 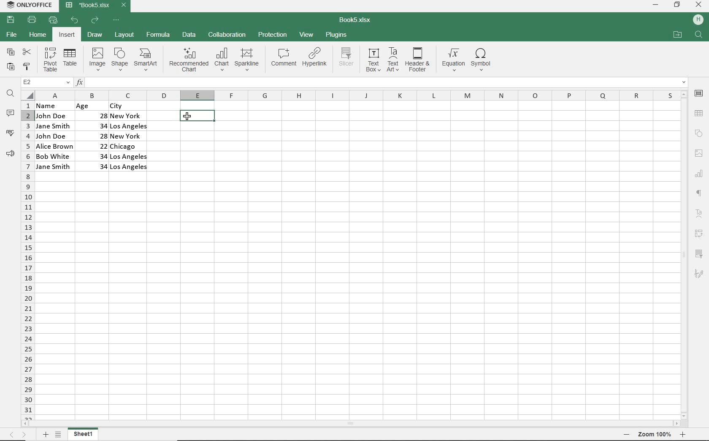 I want to click on Los Angeles, so click(x=129, y=168).